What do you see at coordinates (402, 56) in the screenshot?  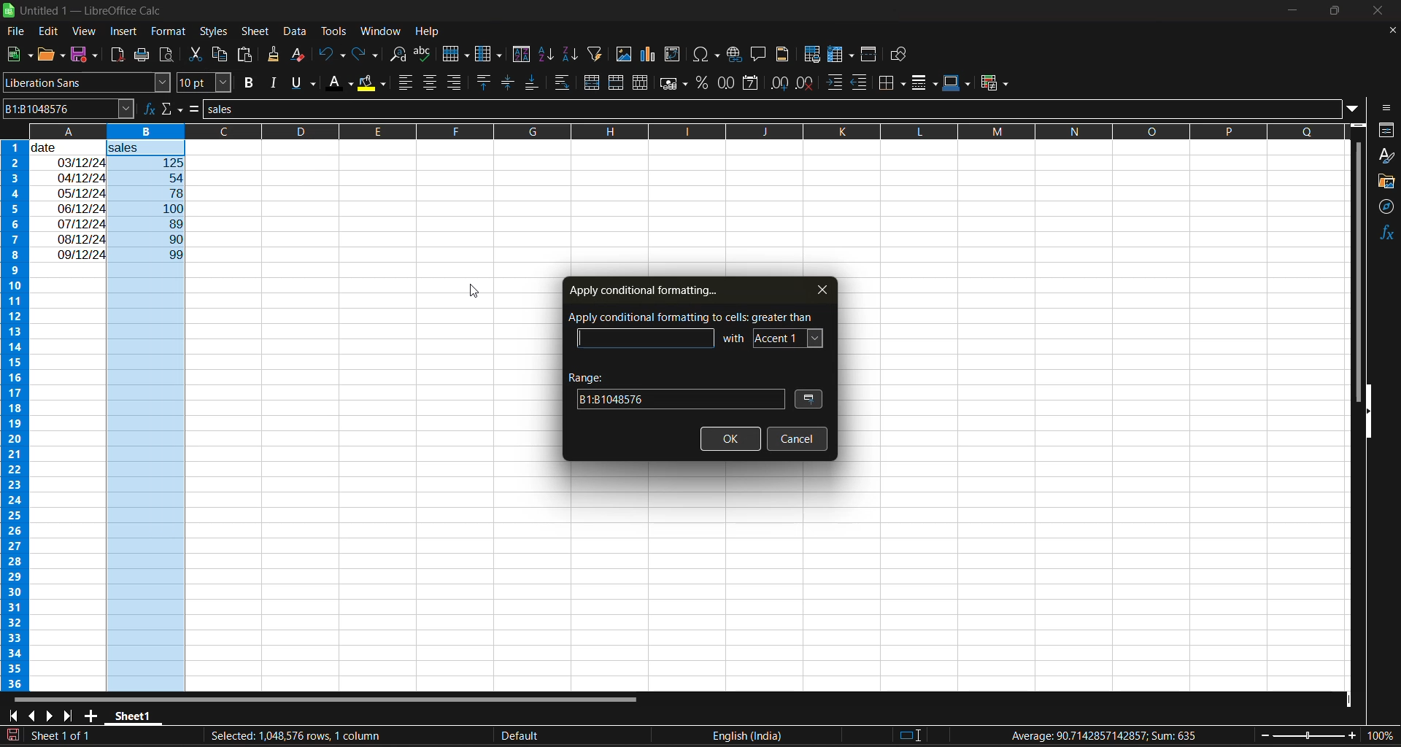 I see `find and replace` at bounding box center [402, 56].